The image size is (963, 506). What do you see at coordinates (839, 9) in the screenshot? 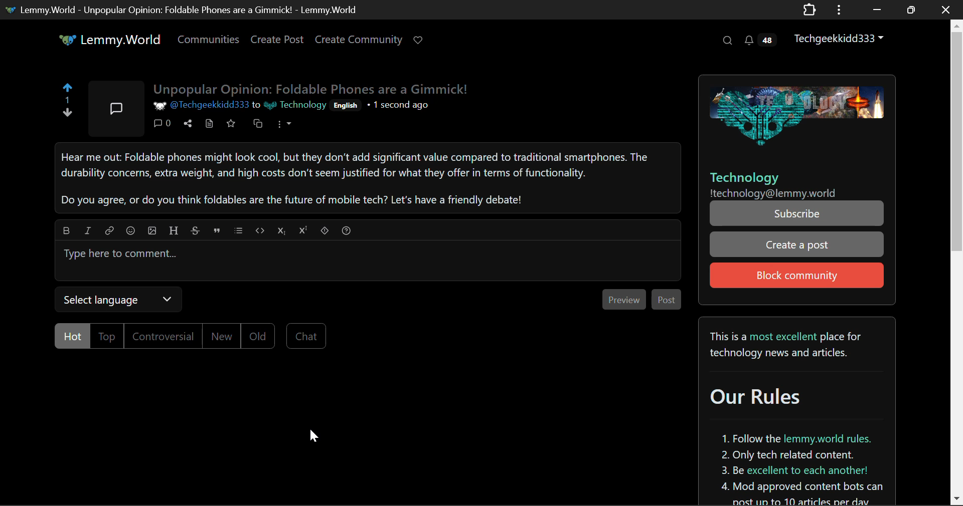
I see `Application Options Menu` at bounding box center [839, 9].